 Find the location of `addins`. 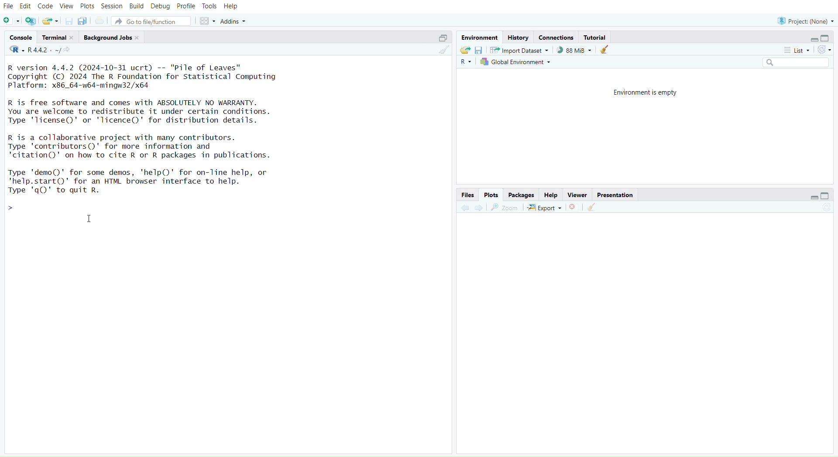

addins is located at coordinates (235, 21).